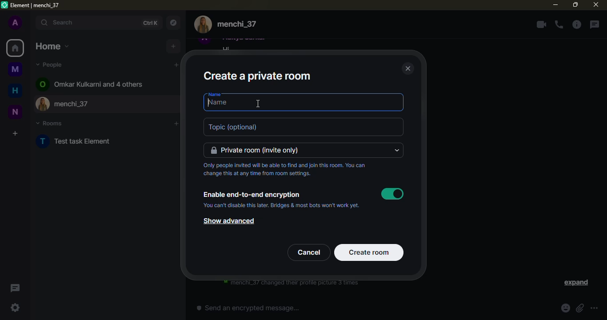  I want to click on ‘You can't disable this later. Bridges & most bots won't work yet., so click(281, 205).